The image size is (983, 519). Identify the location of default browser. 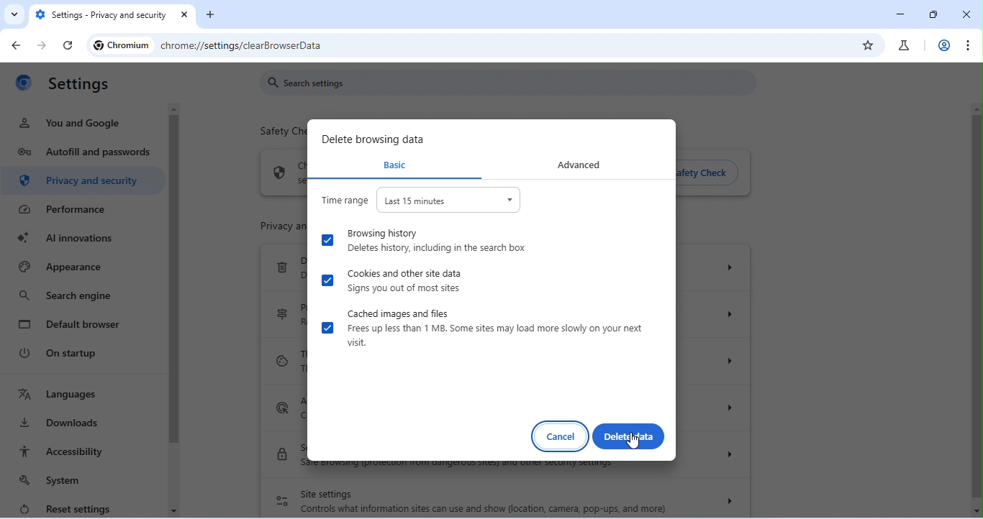
(72, 323).